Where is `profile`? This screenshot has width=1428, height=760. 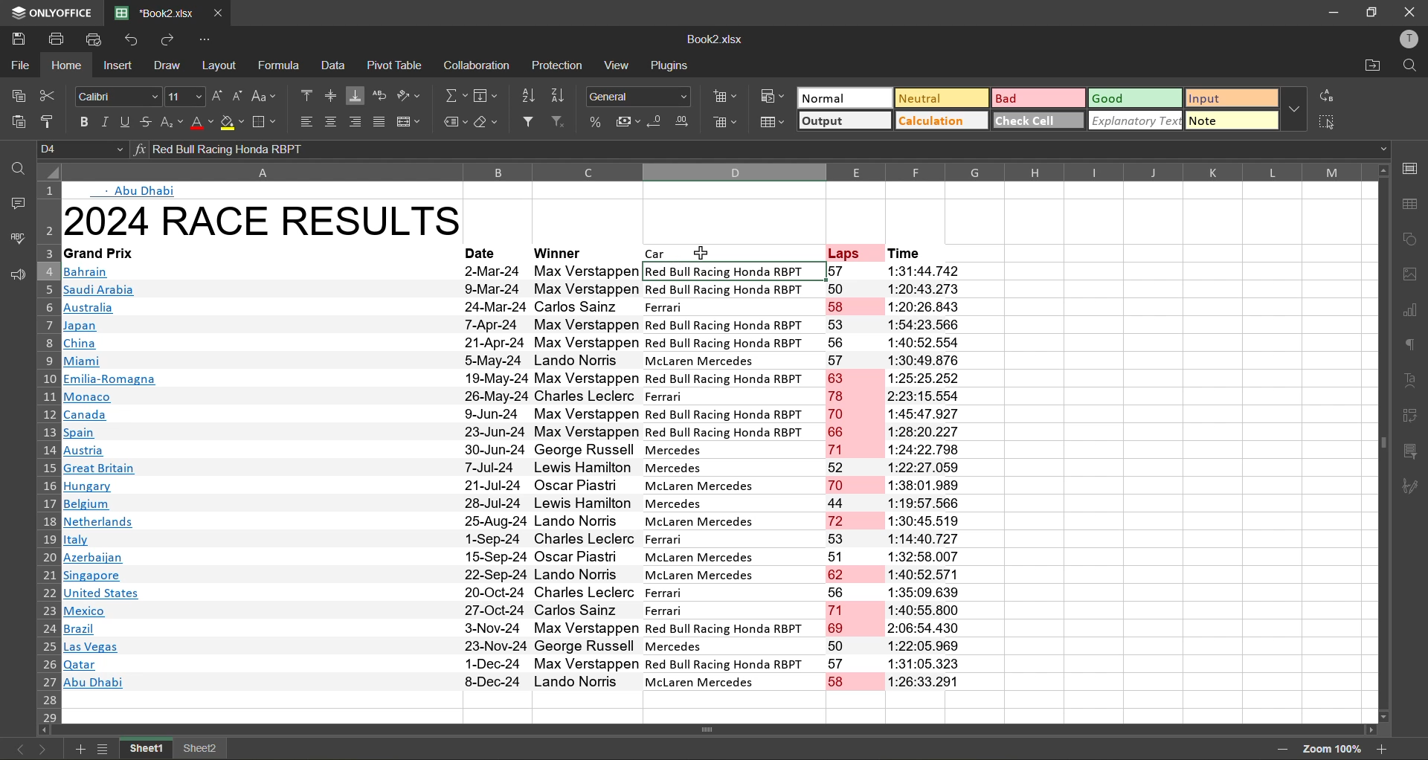 profile is located at coordinates (1409, 41).